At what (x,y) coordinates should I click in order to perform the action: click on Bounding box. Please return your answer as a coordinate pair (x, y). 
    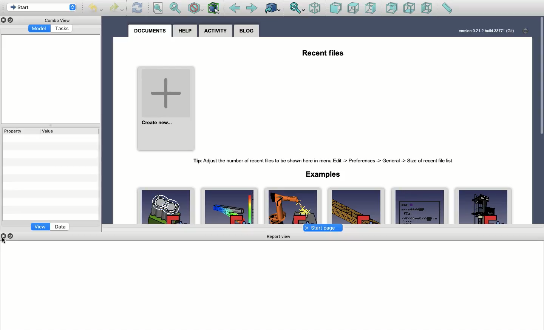
    Looking at the image, I should click on (214, 9).